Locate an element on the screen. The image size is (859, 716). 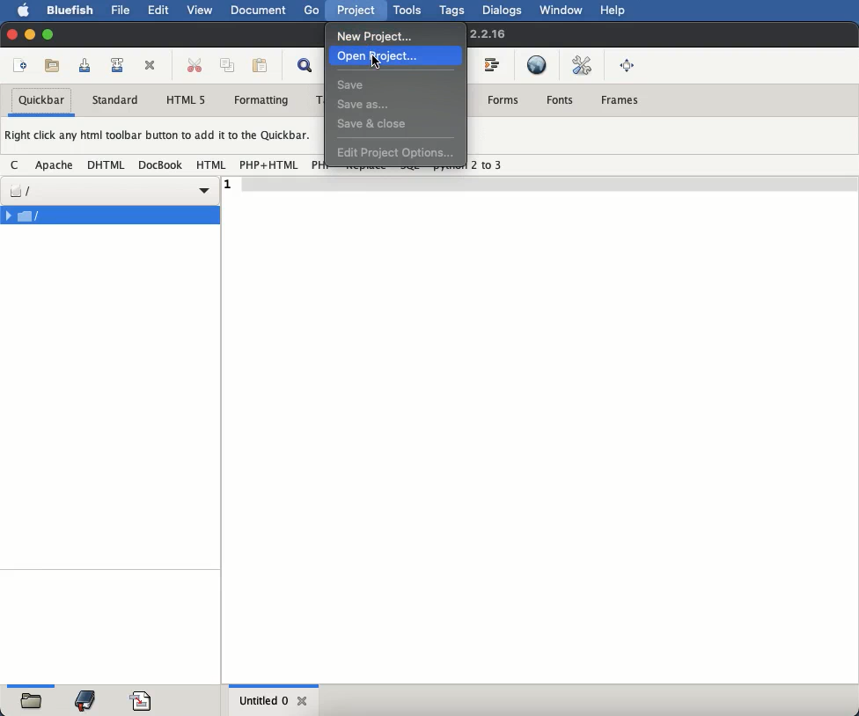
T is located at coordinates (319, 96).